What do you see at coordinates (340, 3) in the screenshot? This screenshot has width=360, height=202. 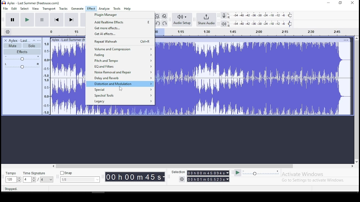 I see `restore` at bounding box center [340, 3].